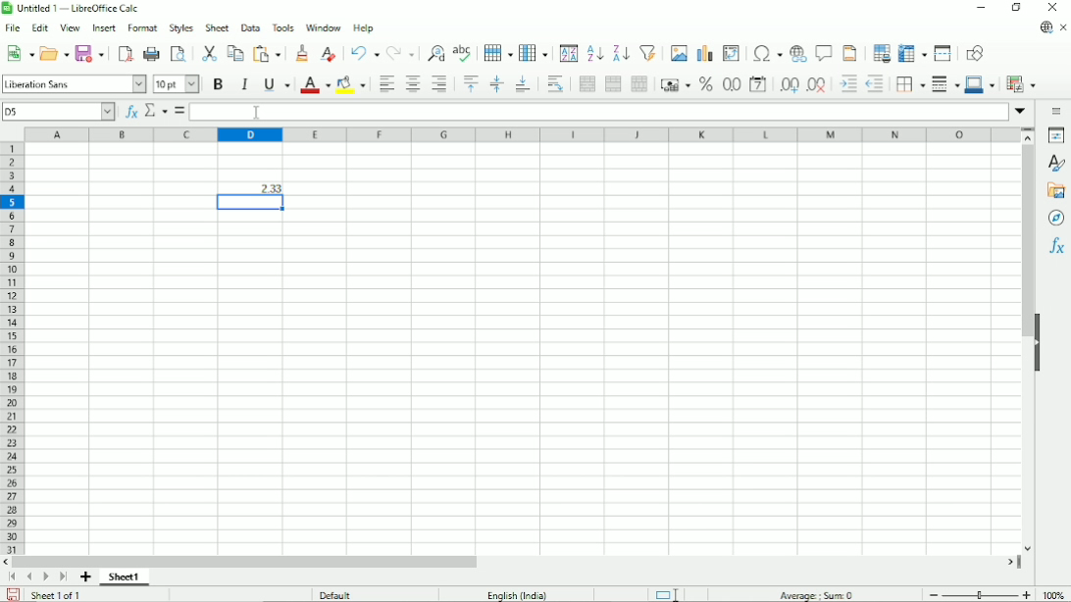 The image size is (1071, 602). I want to click on Show draw functions, so click(976, 52).